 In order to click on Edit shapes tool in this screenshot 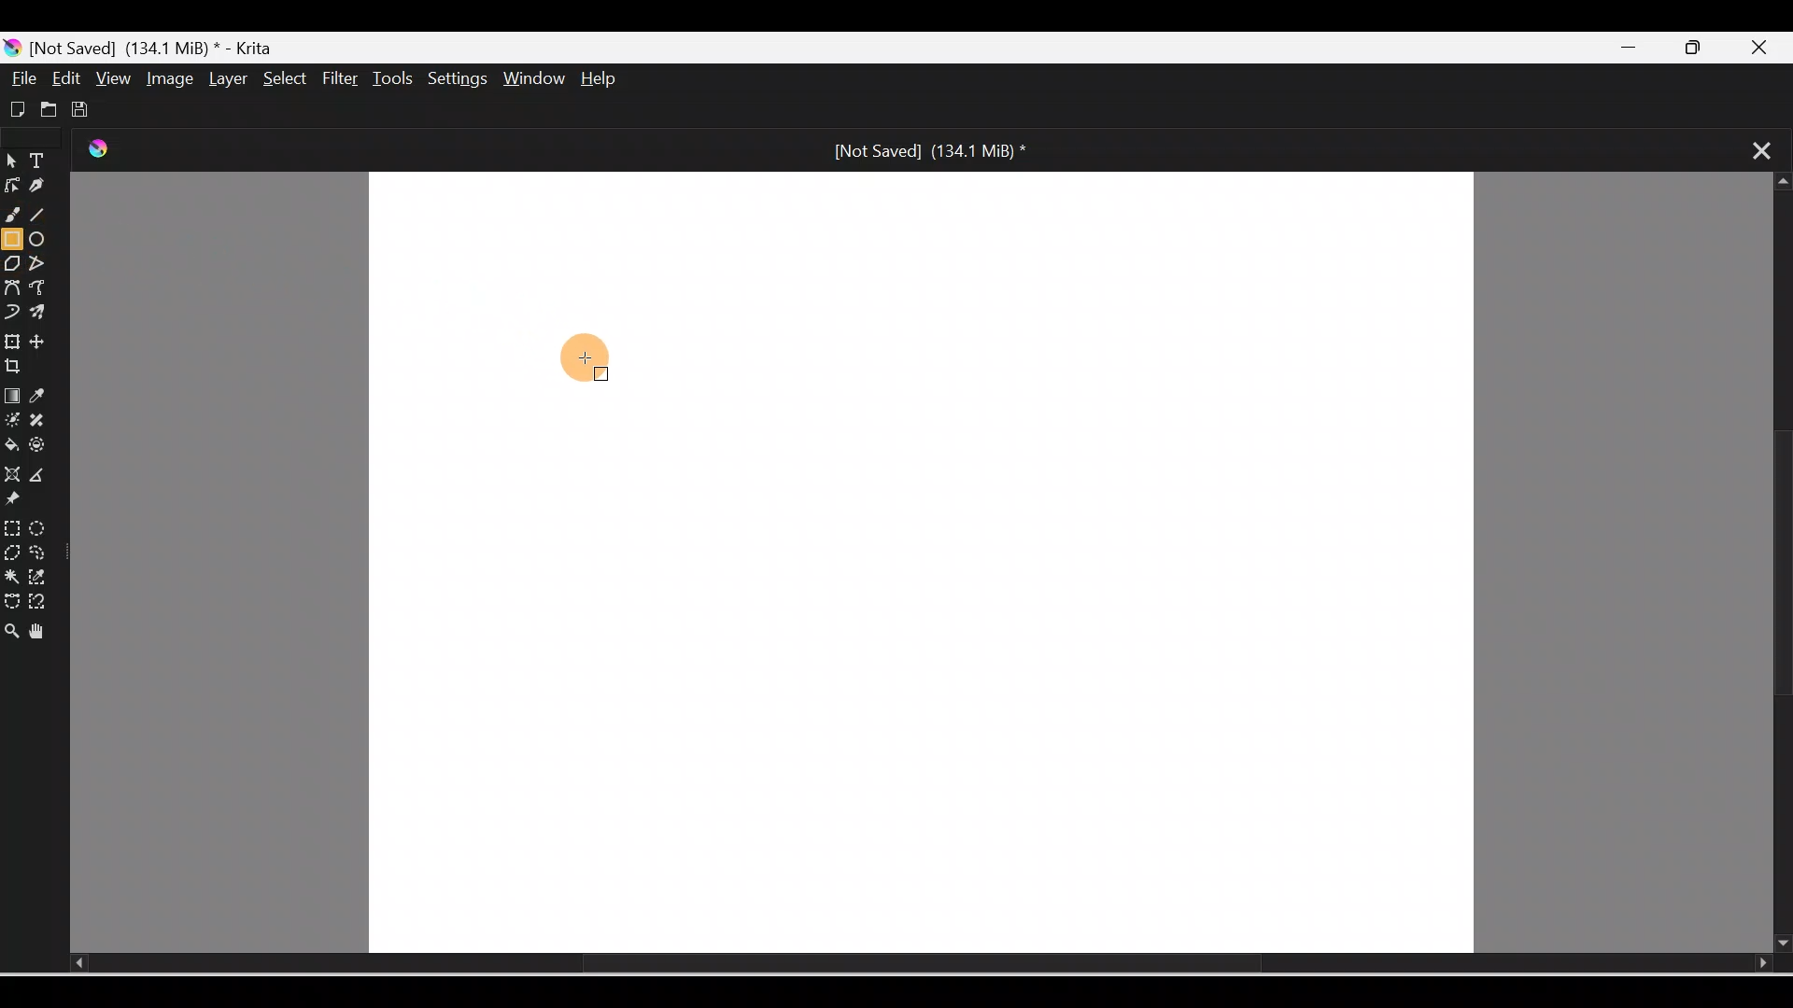, I will do `click(11, 190)`.